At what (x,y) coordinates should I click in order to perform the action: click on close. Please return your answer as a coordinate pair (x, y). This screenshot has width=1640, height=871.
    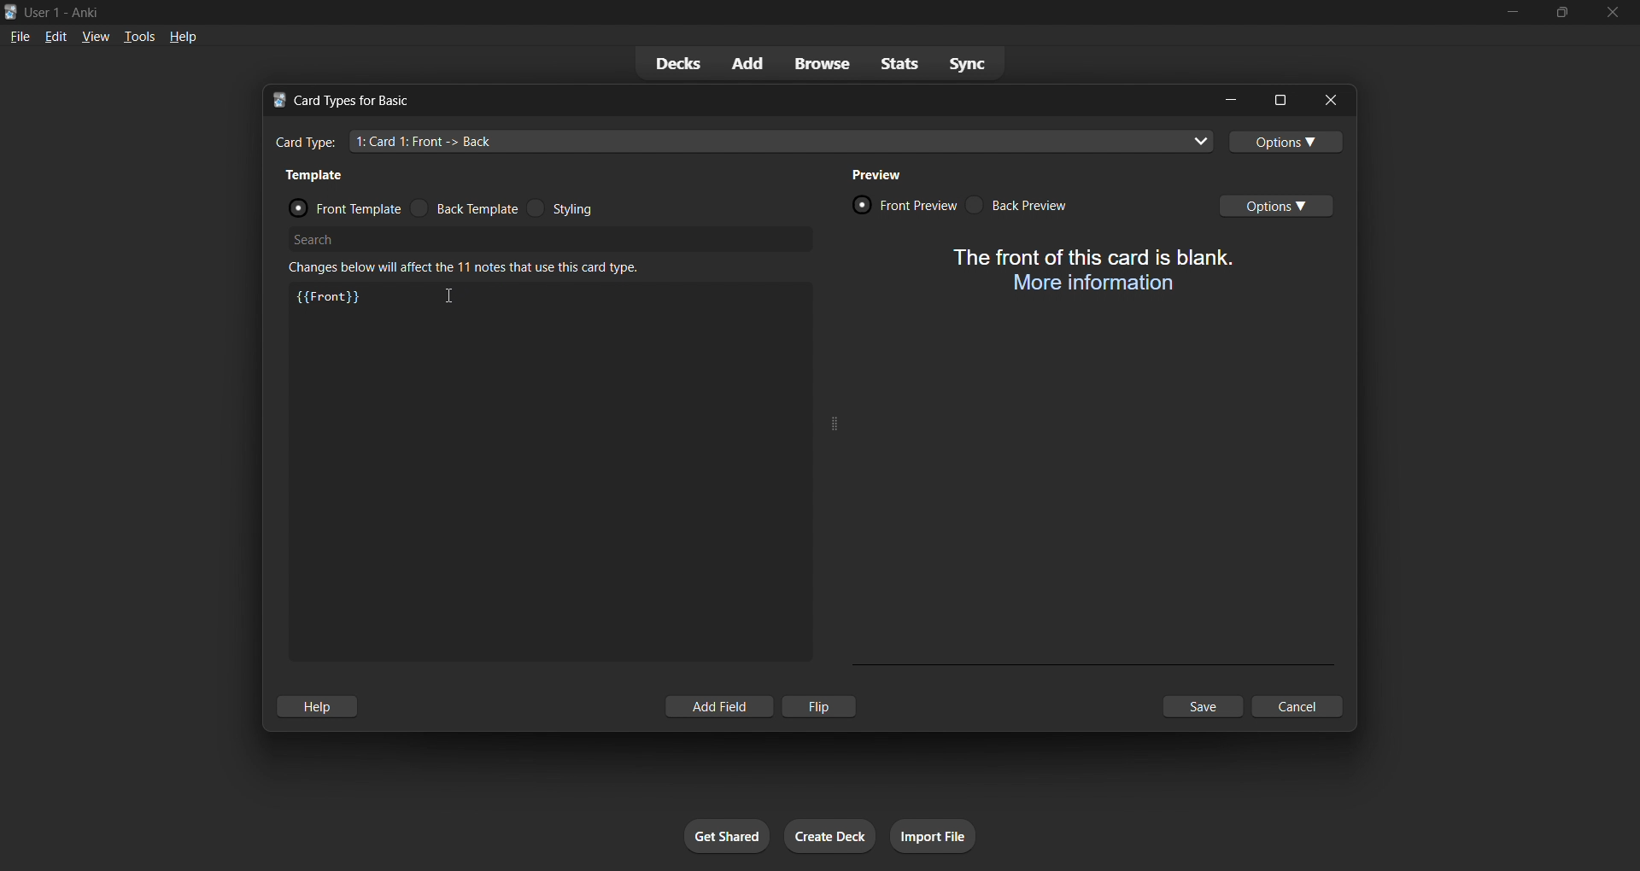
    Looking at the image, I should click on (1327, 100).